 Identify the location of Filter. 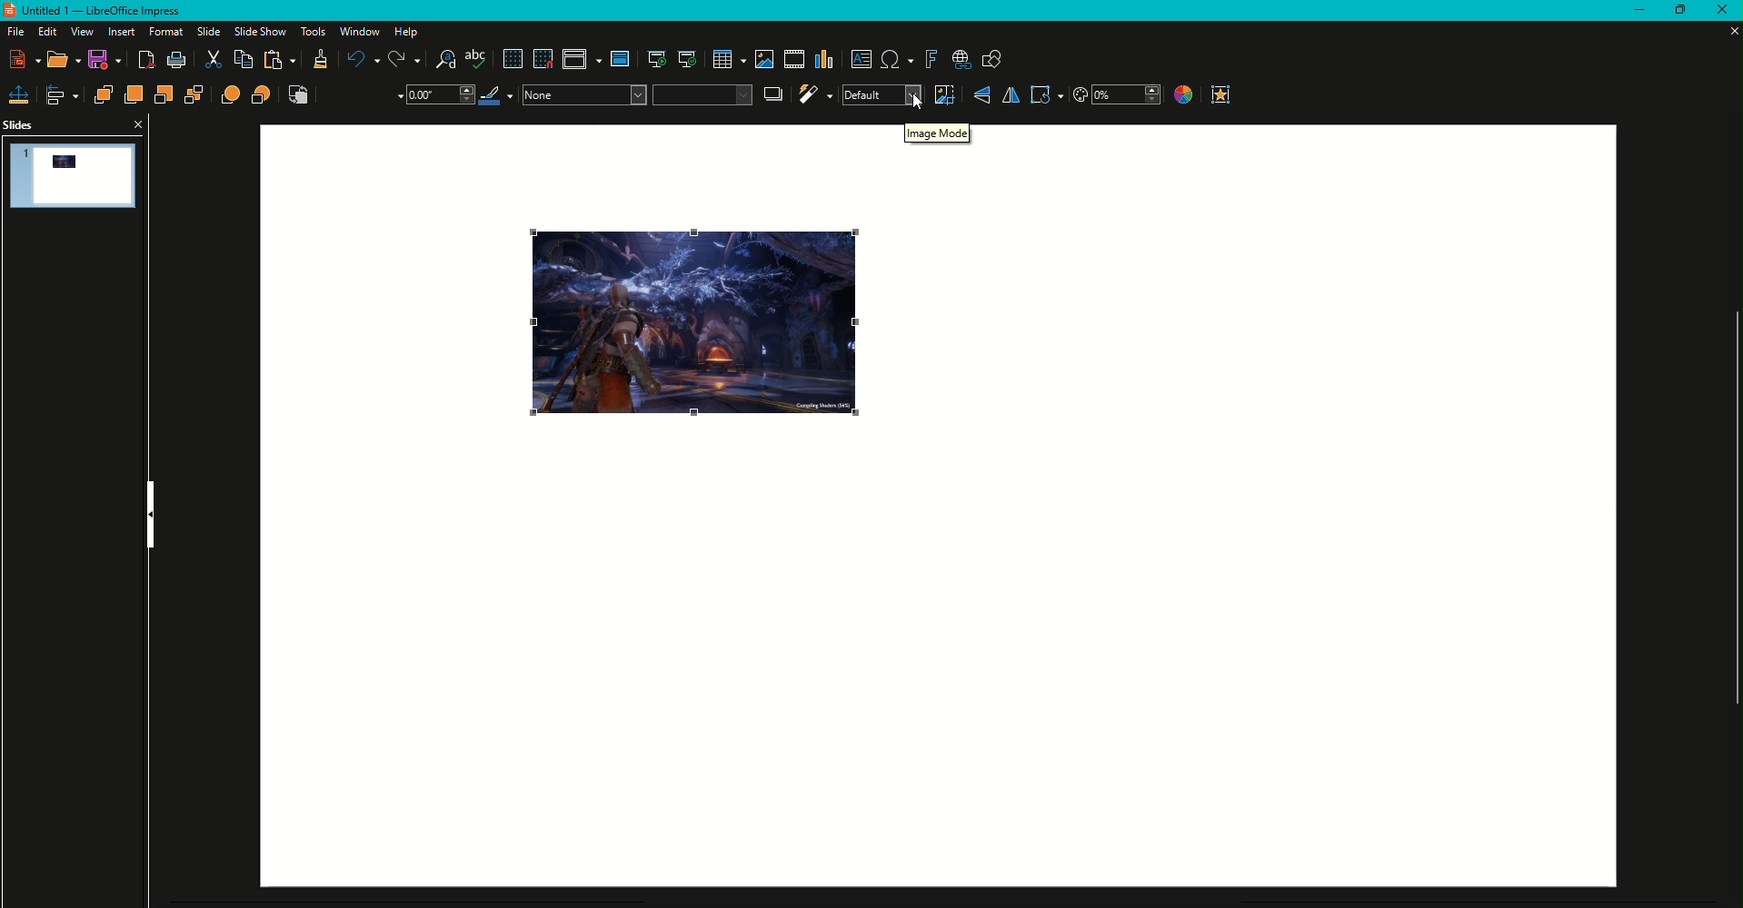
(814, 94).